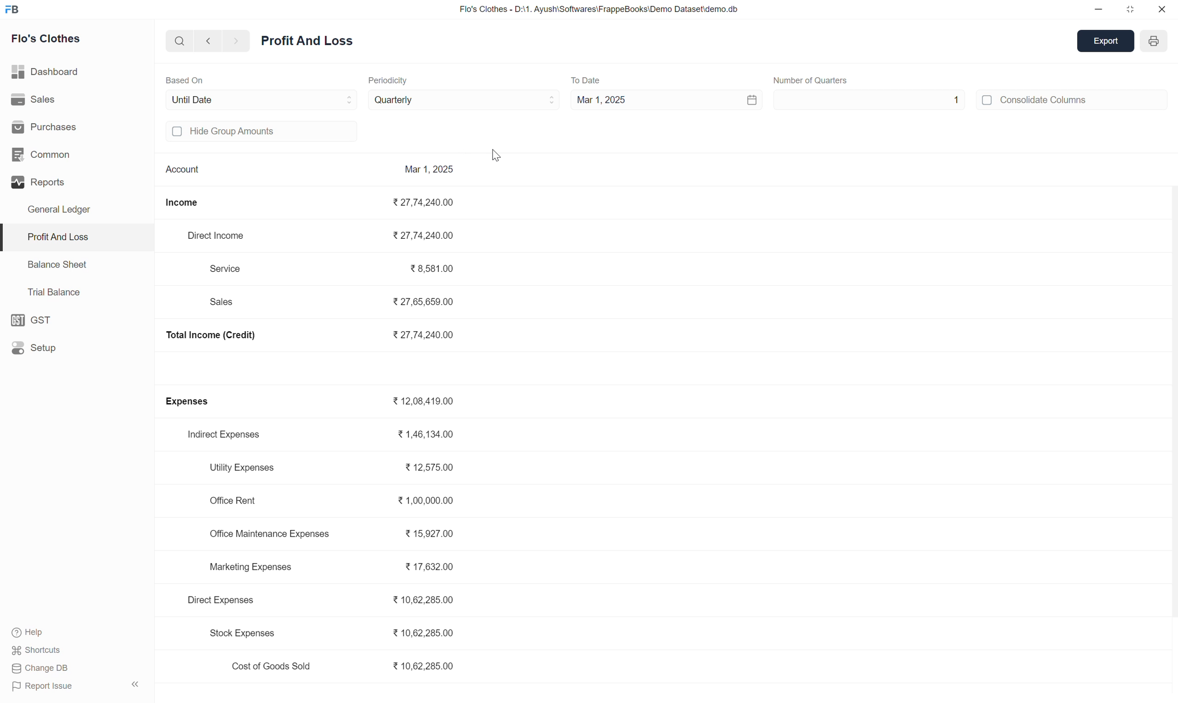 The image size is (1178, 703). I want to click on Number of Months, so click(815, 78).